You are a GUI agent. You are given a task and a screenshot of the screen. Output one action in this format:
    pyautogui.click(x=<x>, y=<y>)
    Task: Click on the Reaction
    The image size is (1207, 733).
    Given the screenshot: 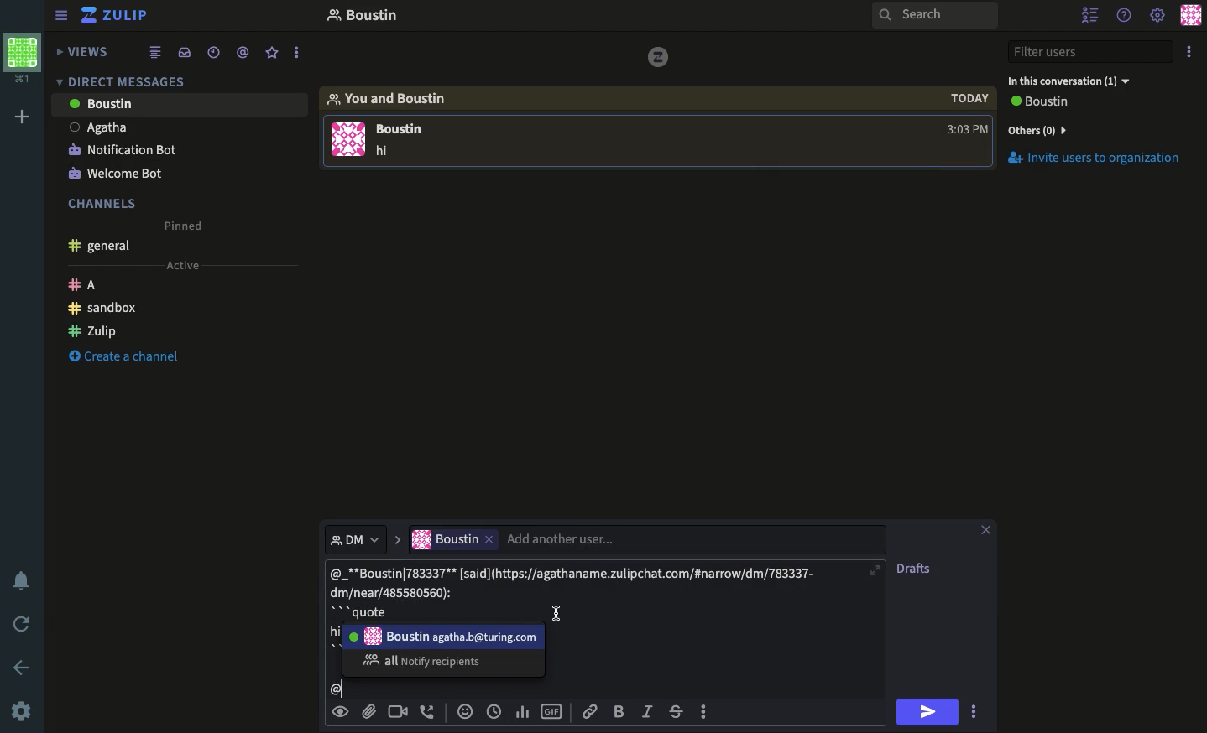 What is the action you would take?
    pyautogui.click(x=465, y=713)
    